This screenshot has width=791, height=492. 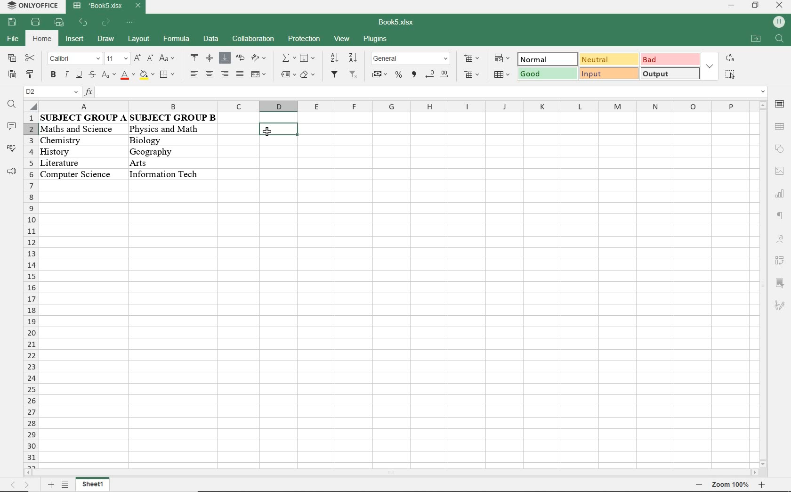 What do you see at coordinates (436, 74) in the screenshot?
I see `change decimal` at bounding box center [436, 74].